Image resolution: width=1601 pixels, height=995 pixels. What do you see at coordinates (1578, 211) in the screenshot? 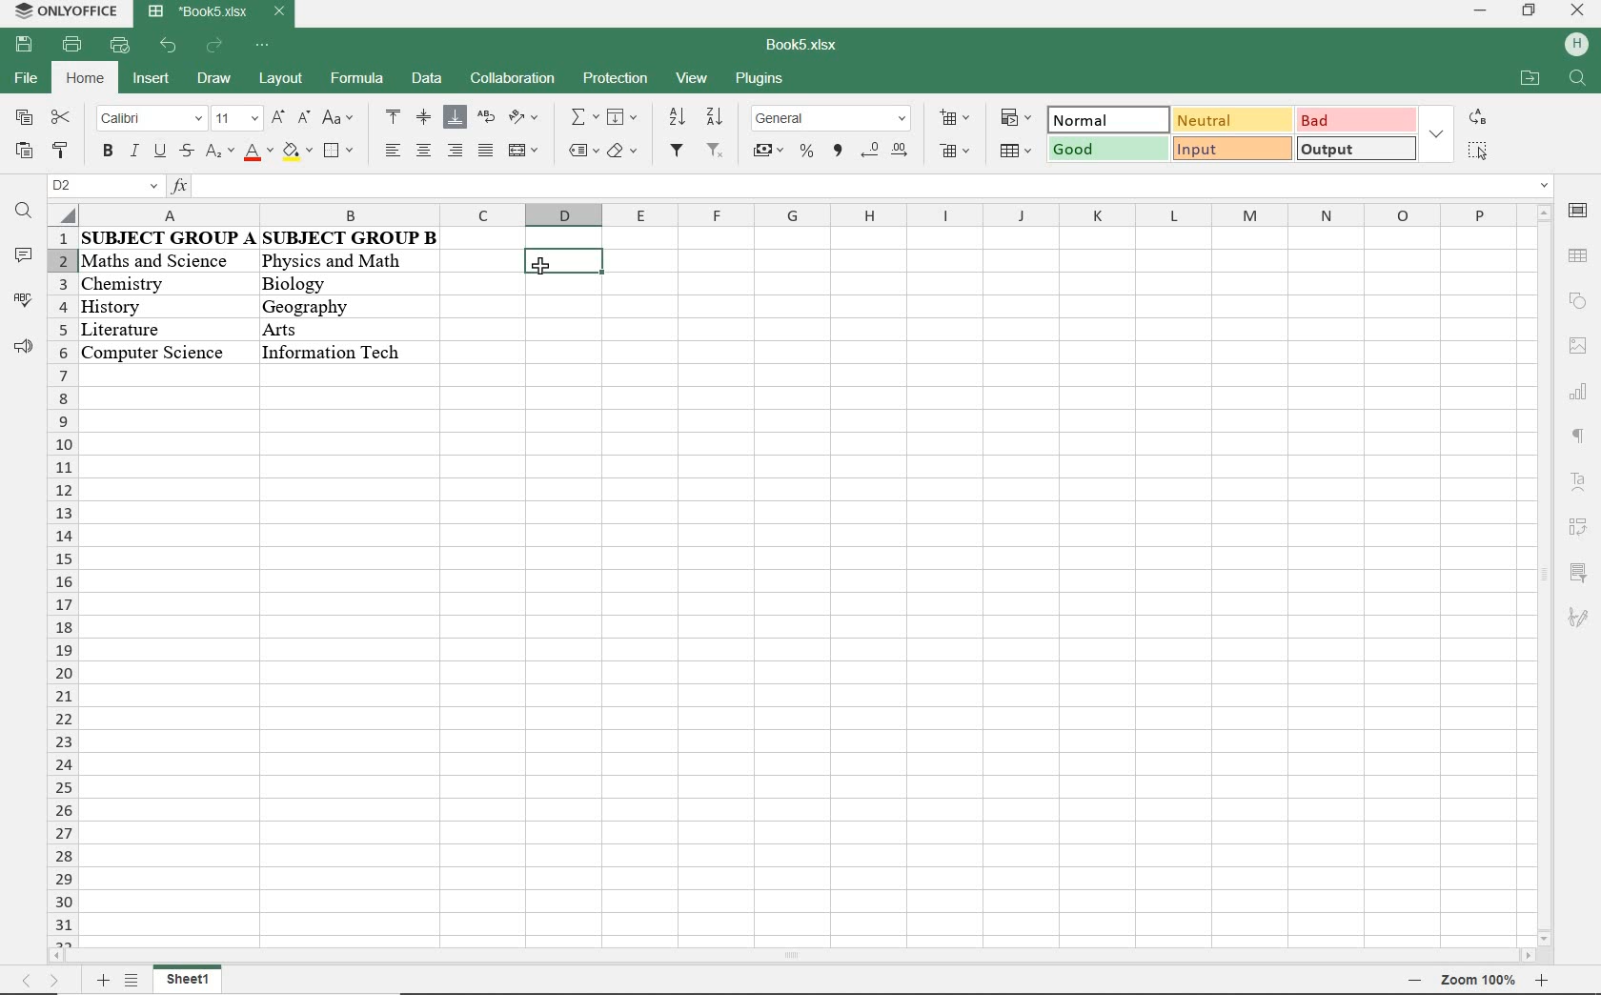
I see `cell settings` at bounding box center [1578, 211].